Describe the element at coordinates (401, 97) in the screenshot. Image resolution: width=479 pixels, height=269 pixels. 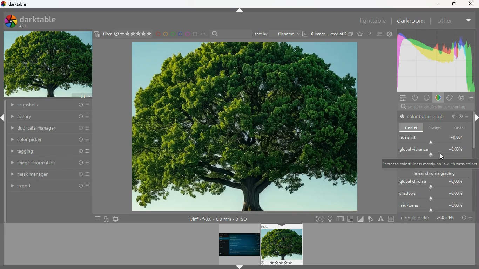
I see `settings` at that location.